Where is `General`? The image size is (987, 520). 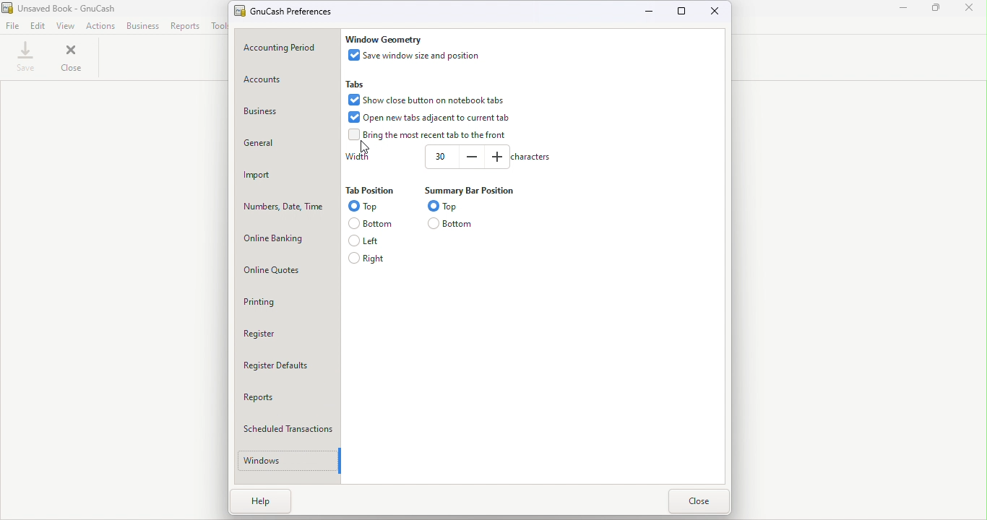 General is located at coordinates (286, 142).